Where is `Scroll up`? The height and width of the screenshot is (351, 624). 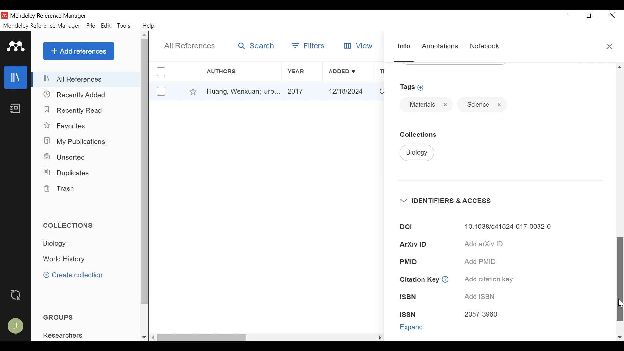
Scroll up is located at coordinates (620, 67).